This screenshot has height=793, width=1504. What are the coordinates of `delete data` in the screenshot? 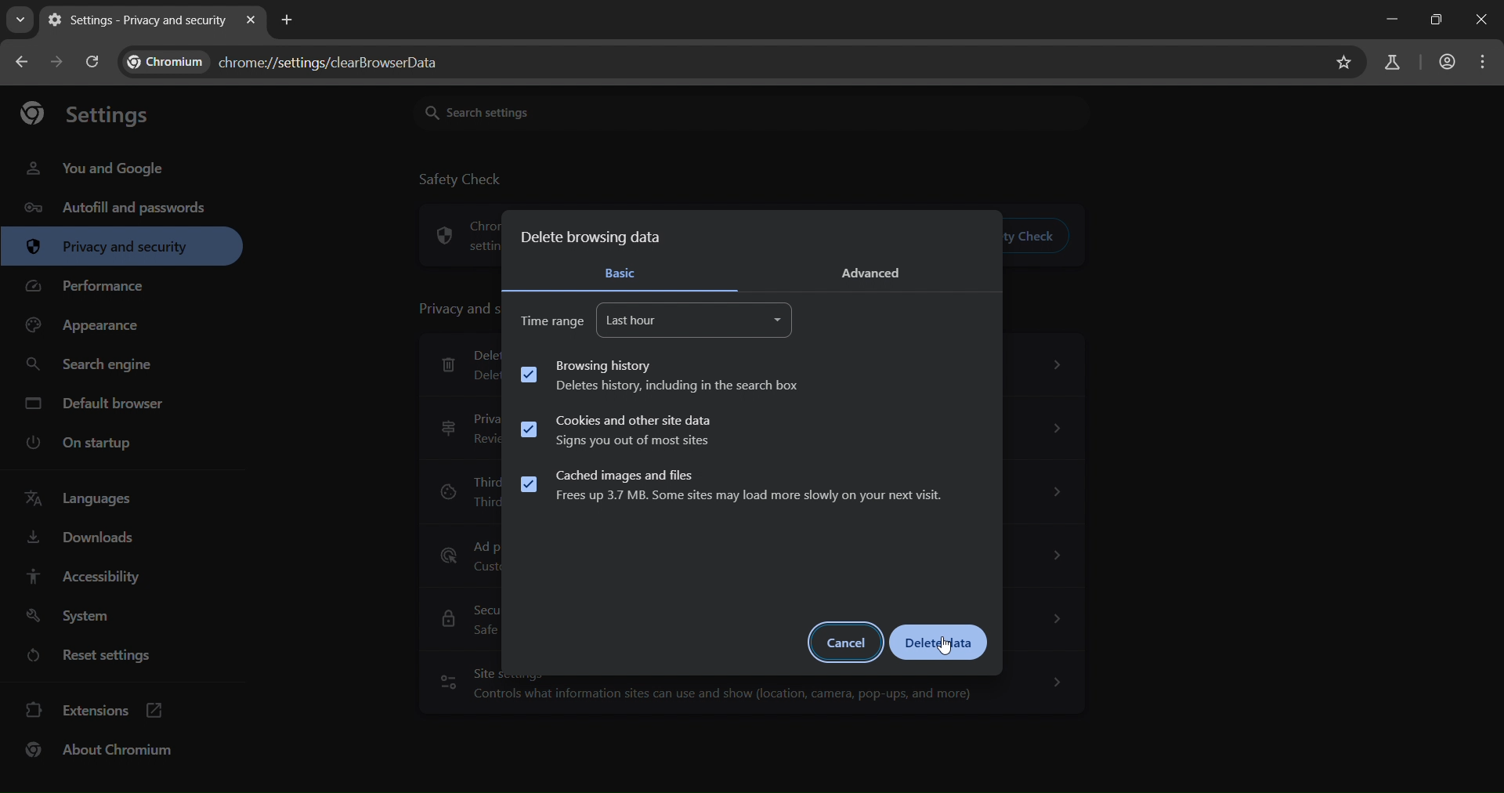 It's located at (938, 643).